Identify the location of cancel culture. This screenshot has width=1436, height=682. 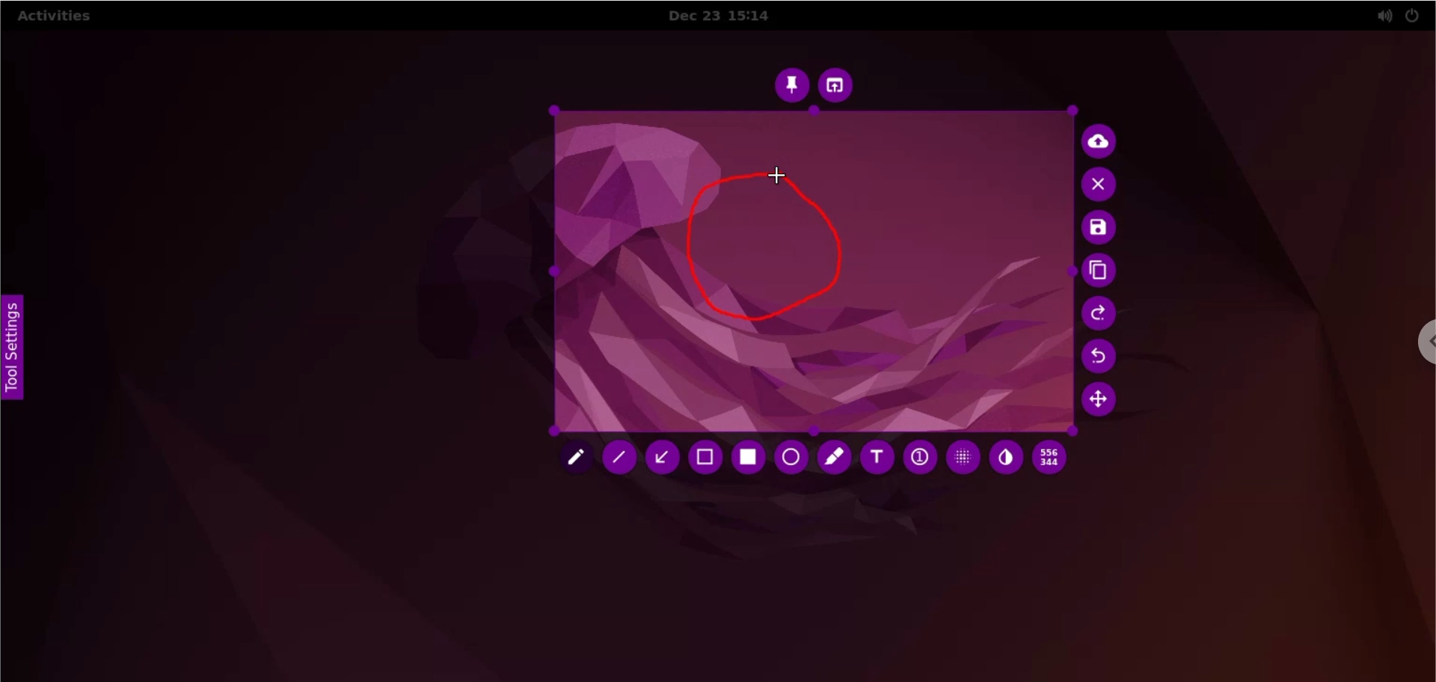
(1102, 186).